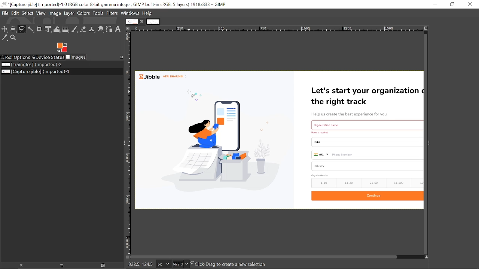  Describe the element at coordinates (163, 265) in the screenshot. I see `Current image units` at that location.